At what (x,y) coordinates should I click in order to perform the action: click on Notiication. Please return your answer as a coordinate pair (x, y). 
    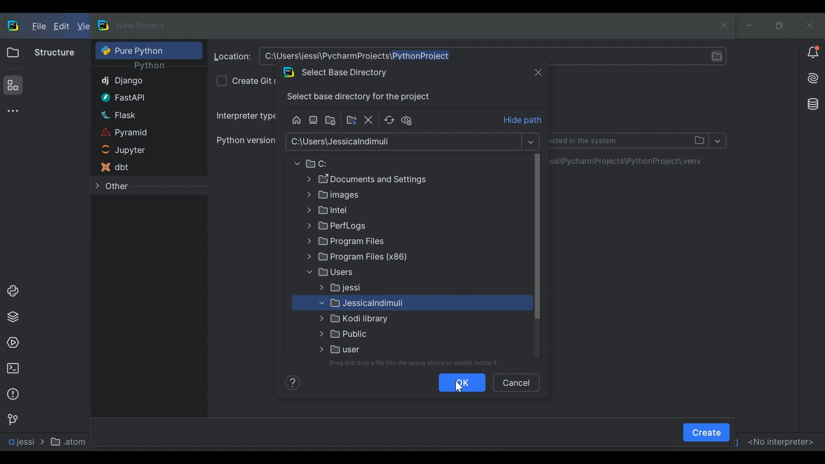
    Looking at the image, I should click on (813, 53).